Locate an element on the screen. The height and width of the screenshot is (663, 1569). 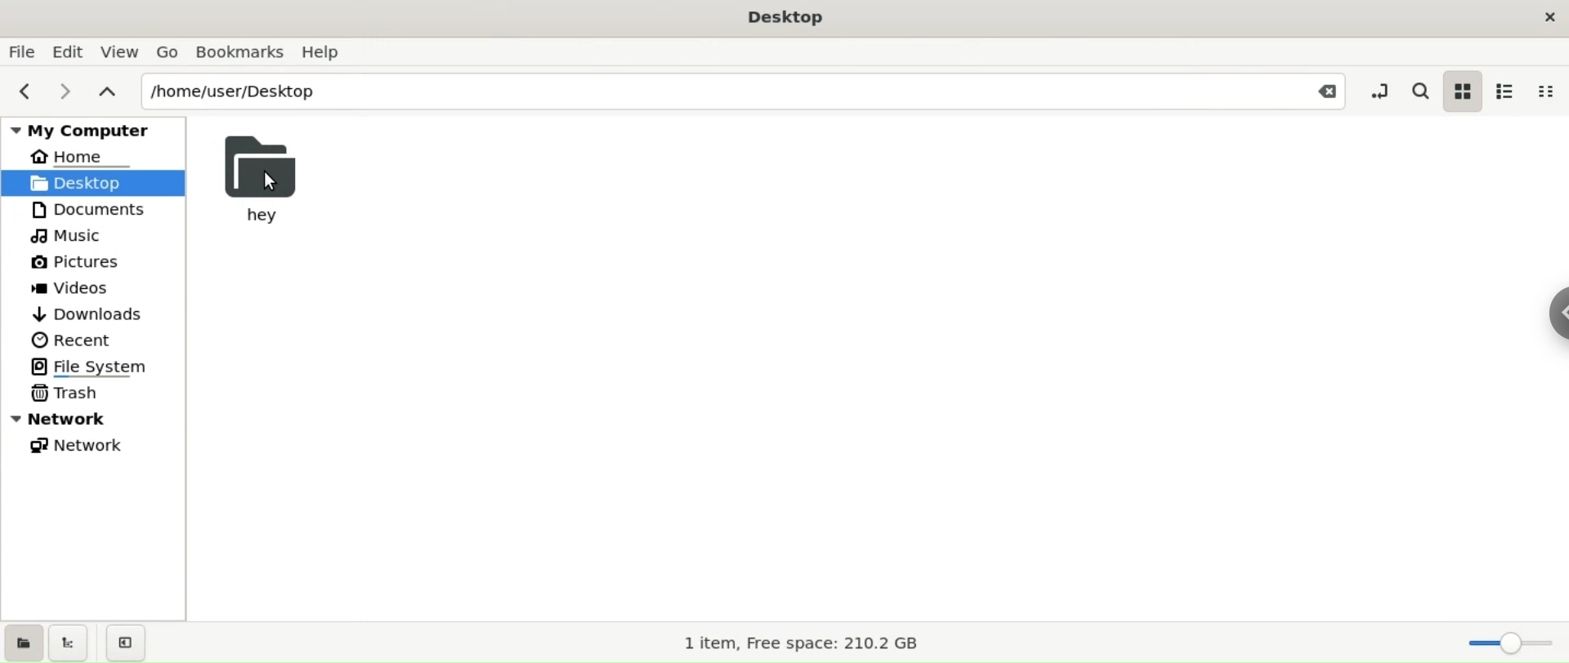
Desktop is located at coordinates (94, 181).